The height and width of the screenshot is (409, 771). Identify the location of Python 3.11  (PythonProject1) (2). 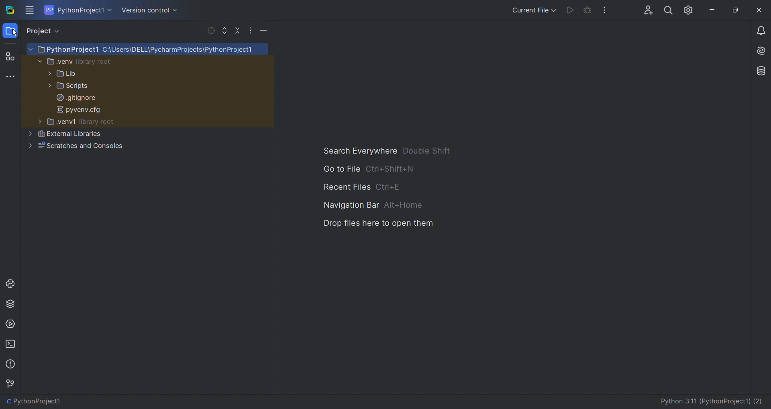
(708, 401).